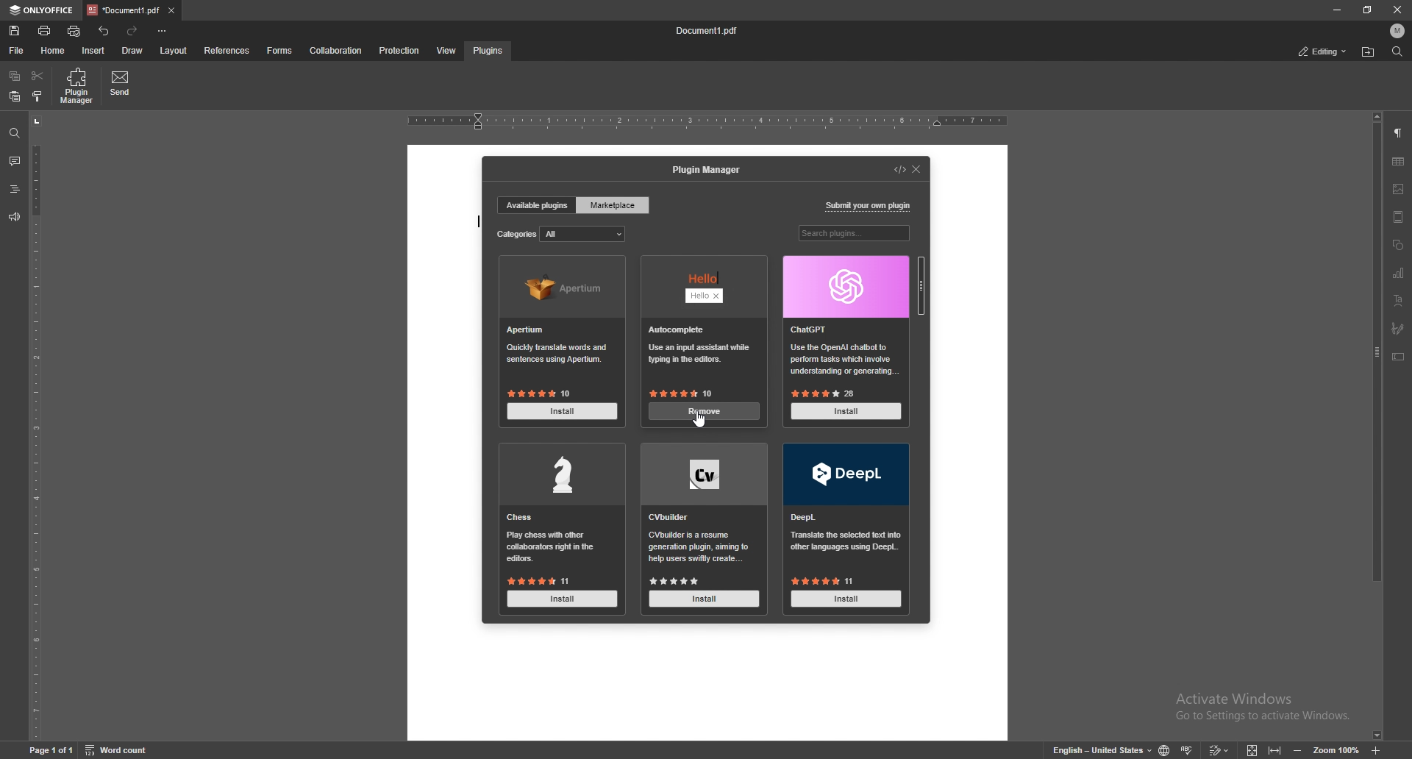 This screenshot has height=759, width=1412. Describe the element at coordinates (704, 410) in the screenshot. I see `remove` at that location.